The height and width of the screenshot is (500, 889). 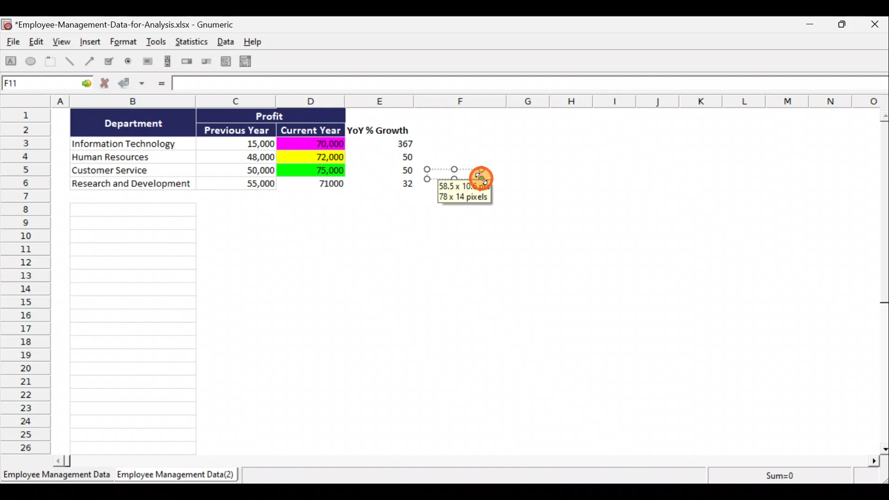 What do you see at coordinates (178, 477) in the screenshot?
I see `Sheet 2` at bounding box center [178, 477].